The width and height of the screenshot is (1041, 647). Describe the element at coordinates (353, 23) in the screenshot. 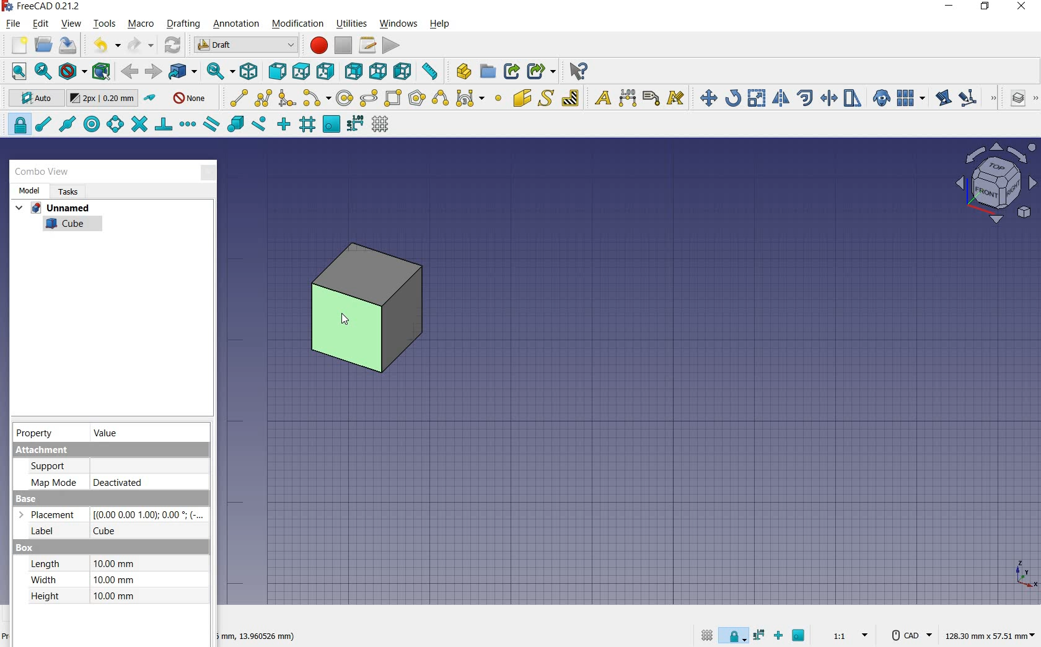

I see `utilities` at that location.